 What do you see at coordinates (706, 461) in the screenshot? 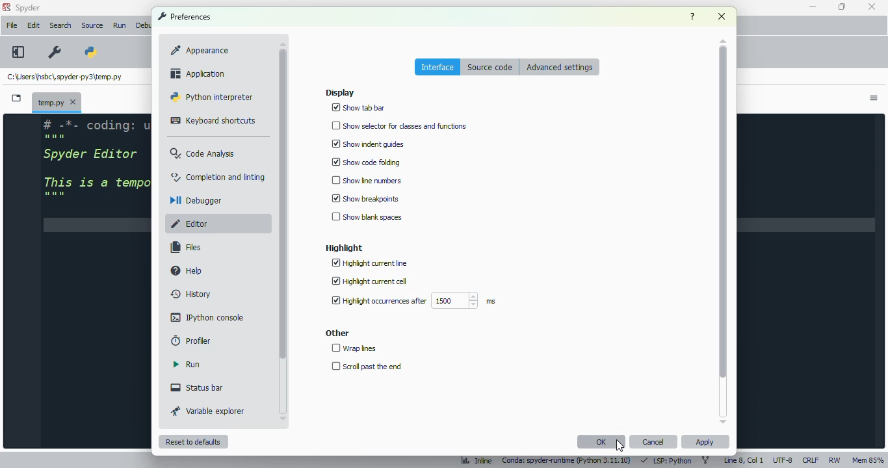
I see `git branch` at bounding box center [706, 461].